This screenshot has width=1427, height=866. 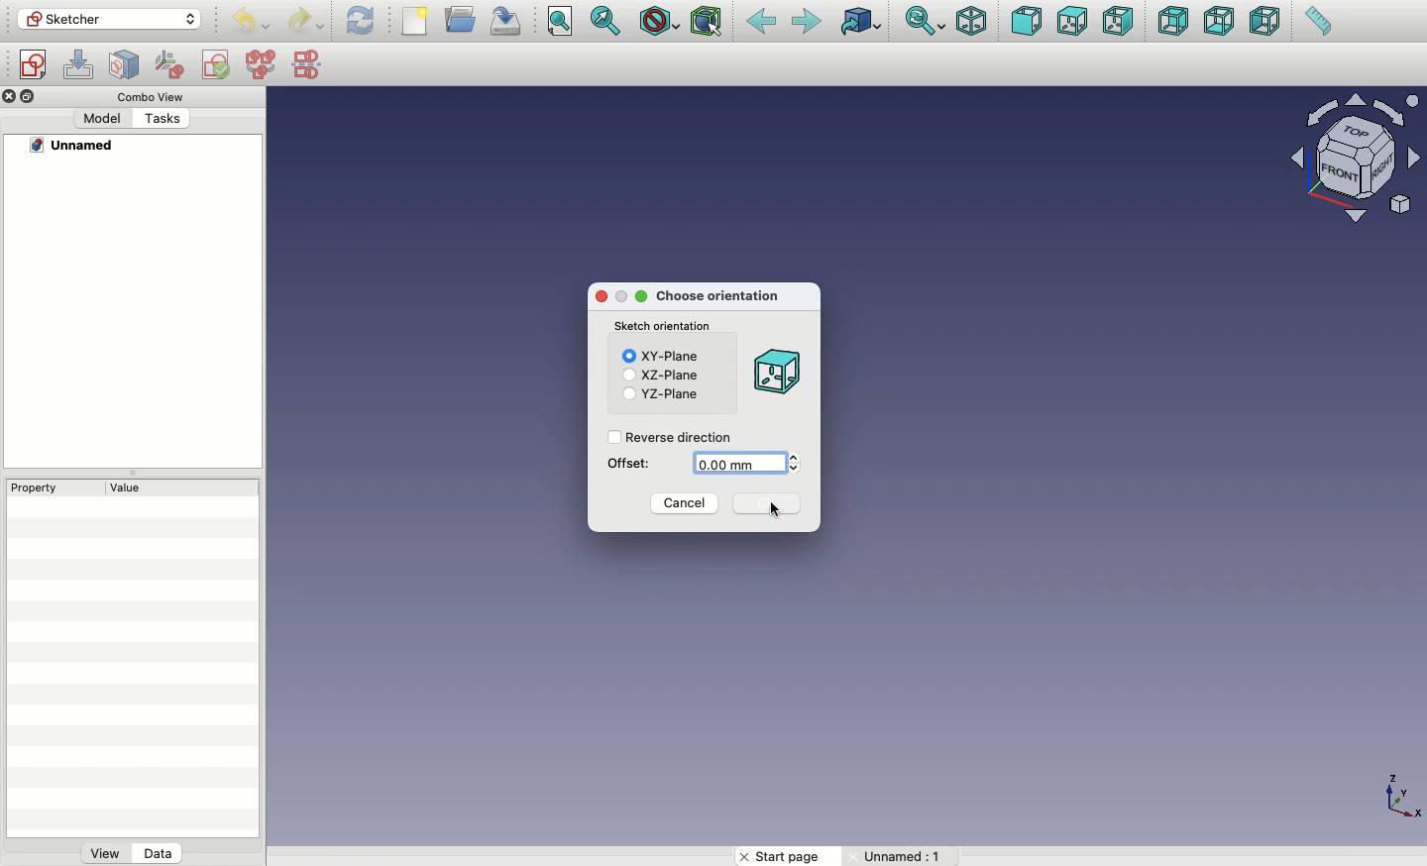 What do you see at coordinates (360, 21) in the screenshot?
I see `Refresh` at bounding box center [360, 21].